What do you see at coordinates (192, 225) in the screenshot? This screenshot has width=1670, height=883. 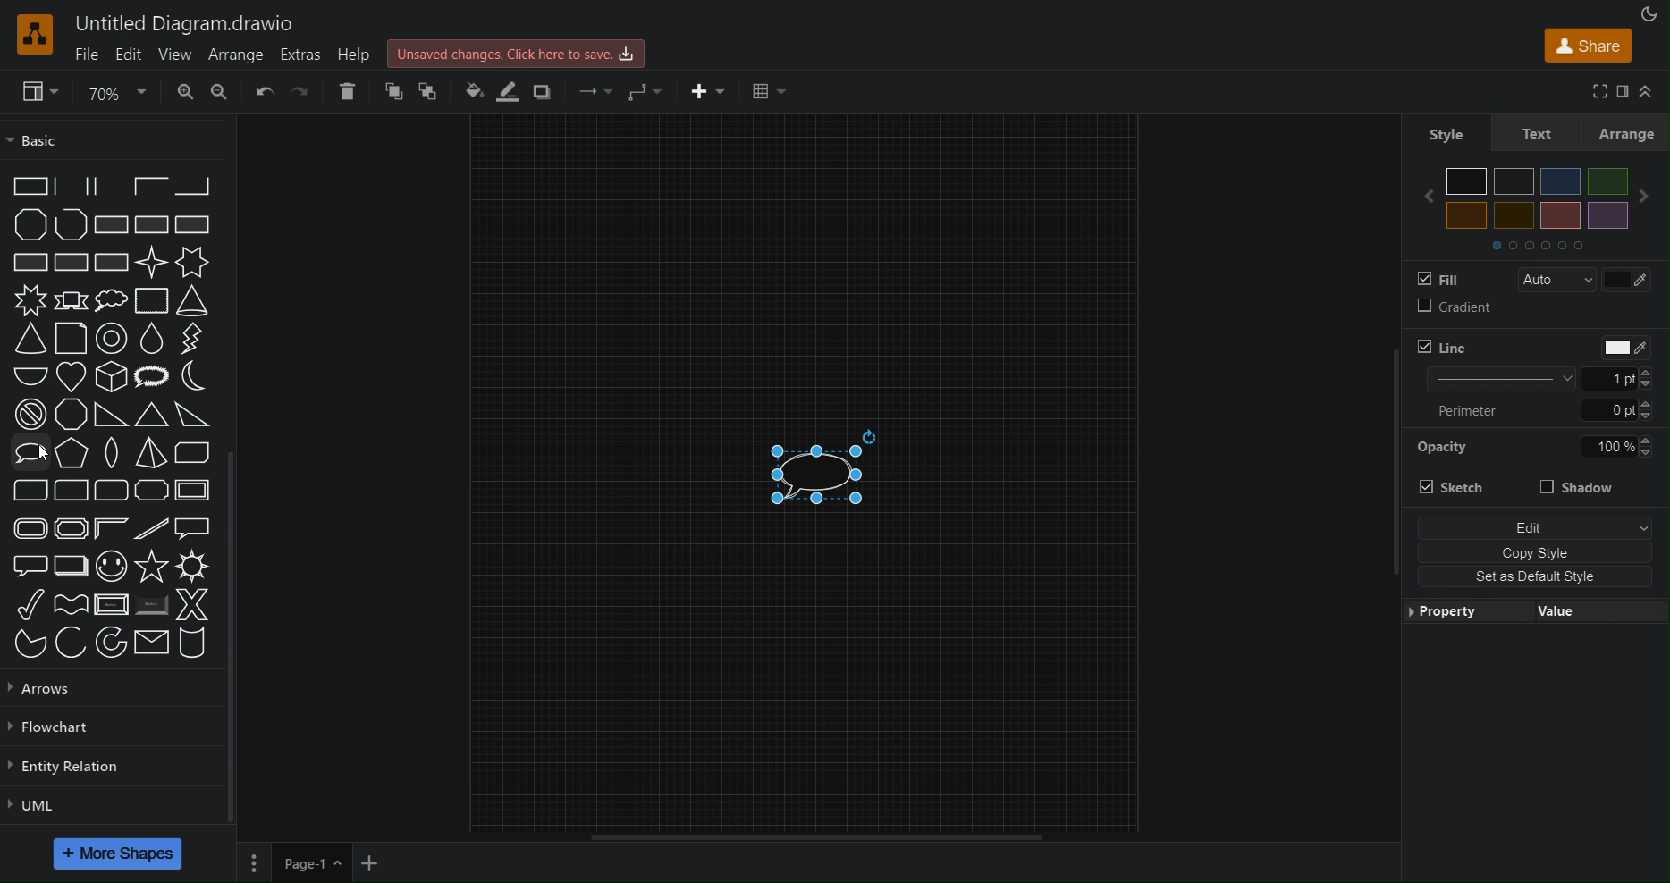 I see `Rectangle with Vertical Fill` at bounding box center [192, 225].